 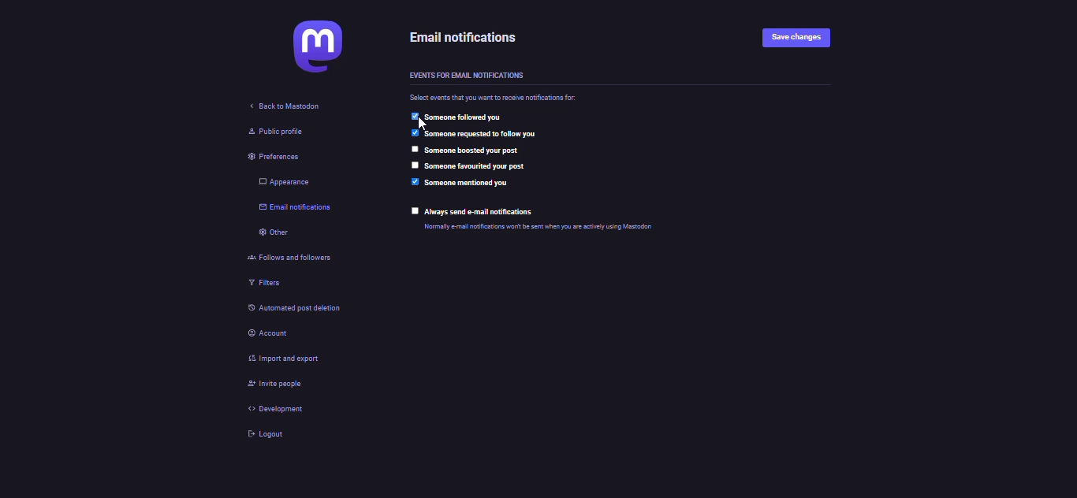 I want to click on events, so click(x=465, y=75).